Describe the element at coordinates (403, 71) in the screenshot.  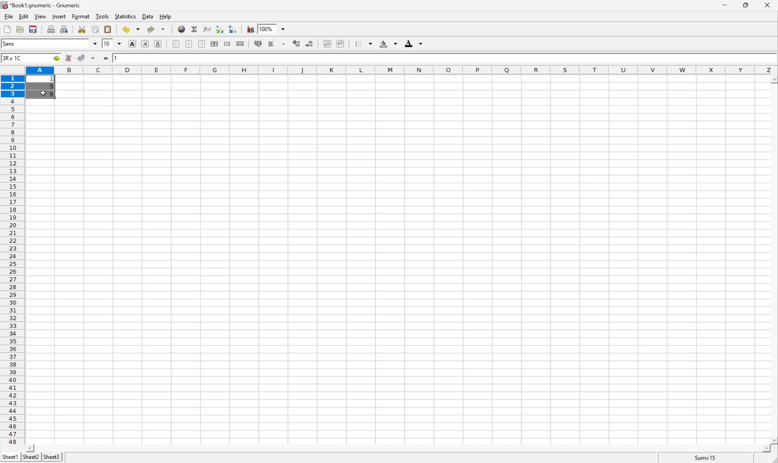
I see `column names` at that location.